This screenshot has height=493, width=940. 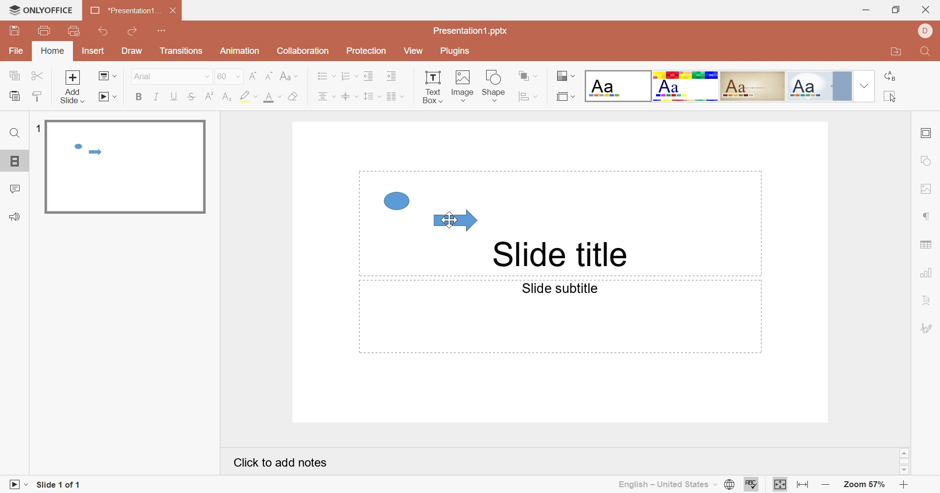 I want to click on Text Box, so click(x=434, y=88).